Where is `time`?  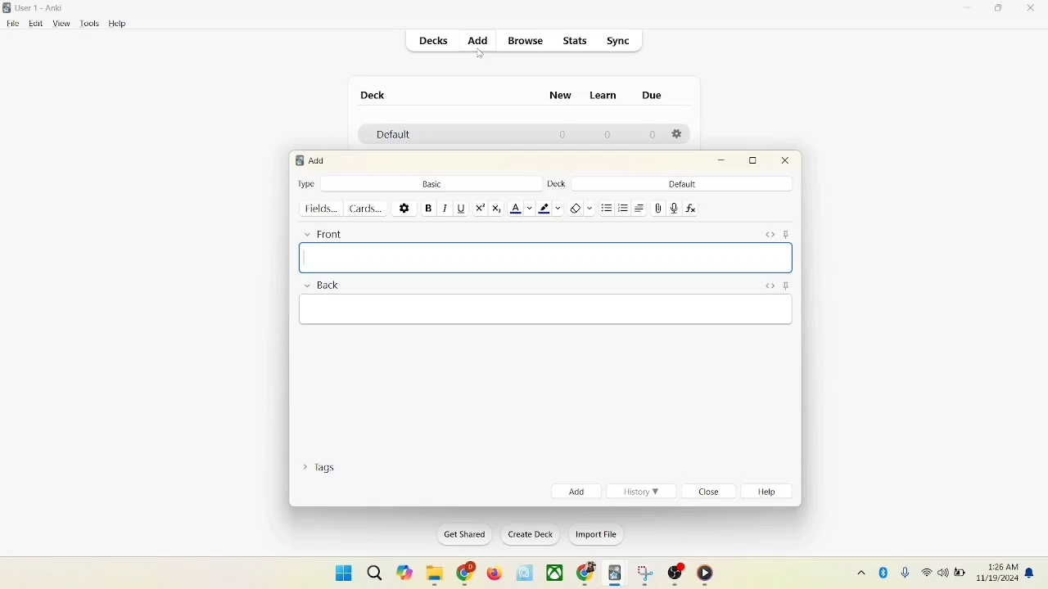 time is located at coordinates (1000, 564).